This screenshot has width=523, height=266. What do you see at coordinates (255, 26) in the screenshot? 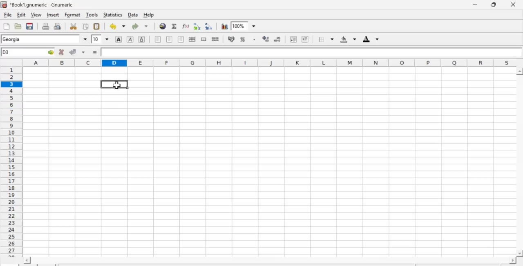
I see `down` at bounding box center [255, 26].